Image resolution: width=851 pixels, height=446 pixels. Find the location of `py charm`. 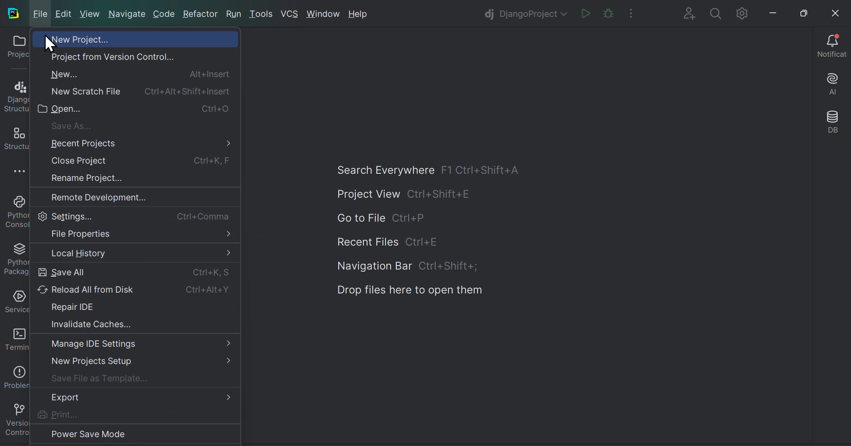

py charm is located at coordinates (14, 12).